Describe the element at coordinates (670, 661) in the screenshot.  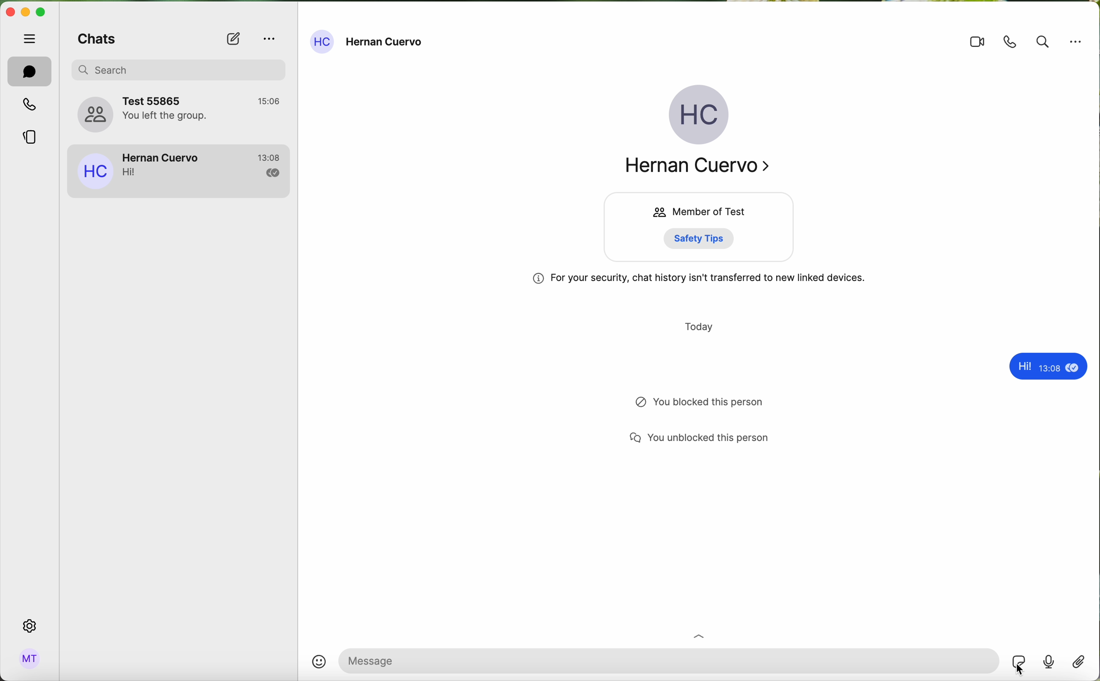
I see `space to write the message` at that location.